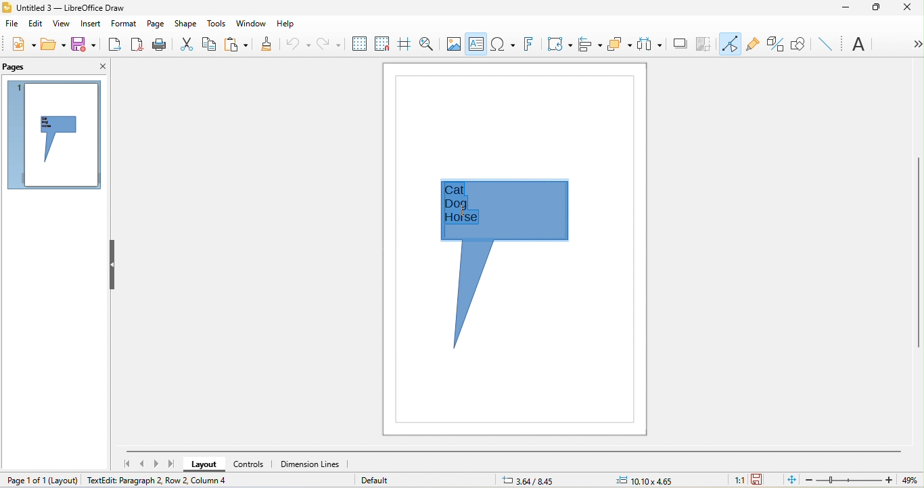  Describe the element at coordinates (914, 44) in the screenshot. I see `option` at that location.